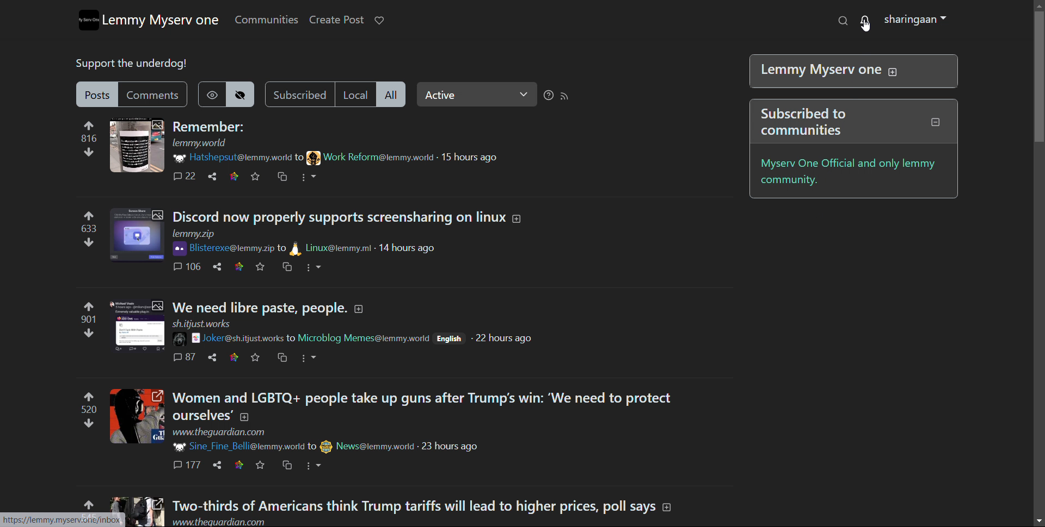 The width and height of the screenshot is (1045, 527). Describe the element at coordinates (222, 248) in the screenshot. I see `username` at that location.